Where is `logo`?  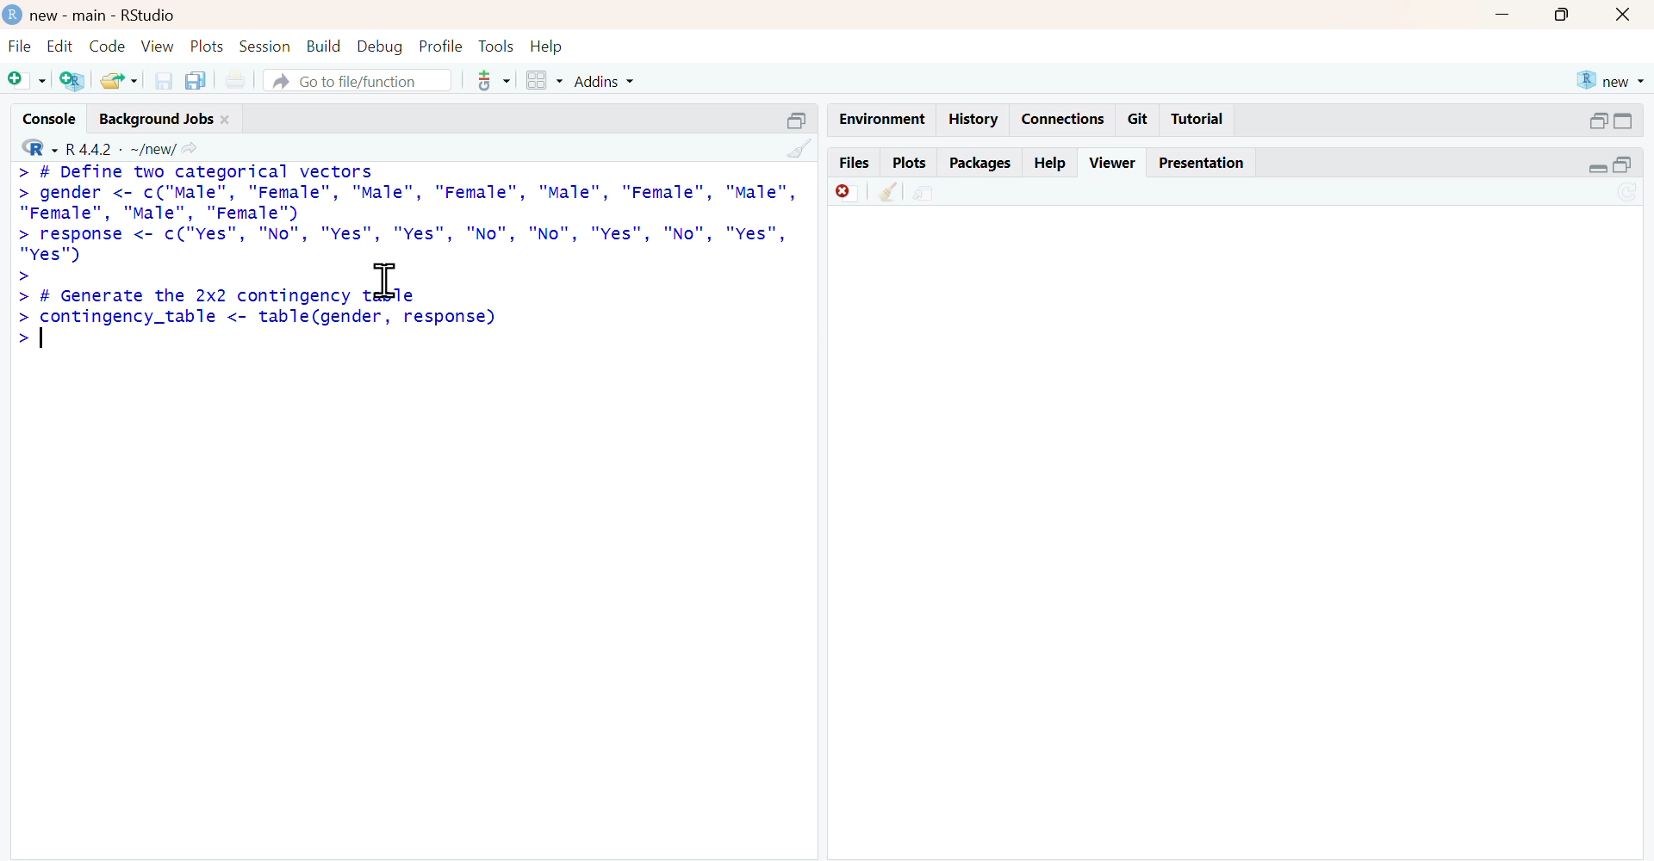
logo is located at coordinates (15, 14).